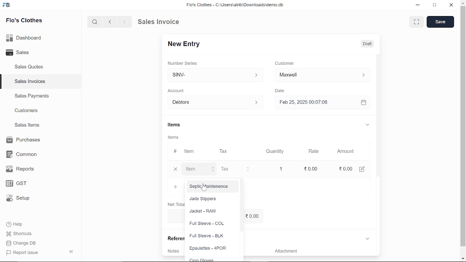 This screenshot has height=262, width=466. Describe the element at coordinates (463, 126) in the screenshot. I see `vertical scrollbar` at that location.